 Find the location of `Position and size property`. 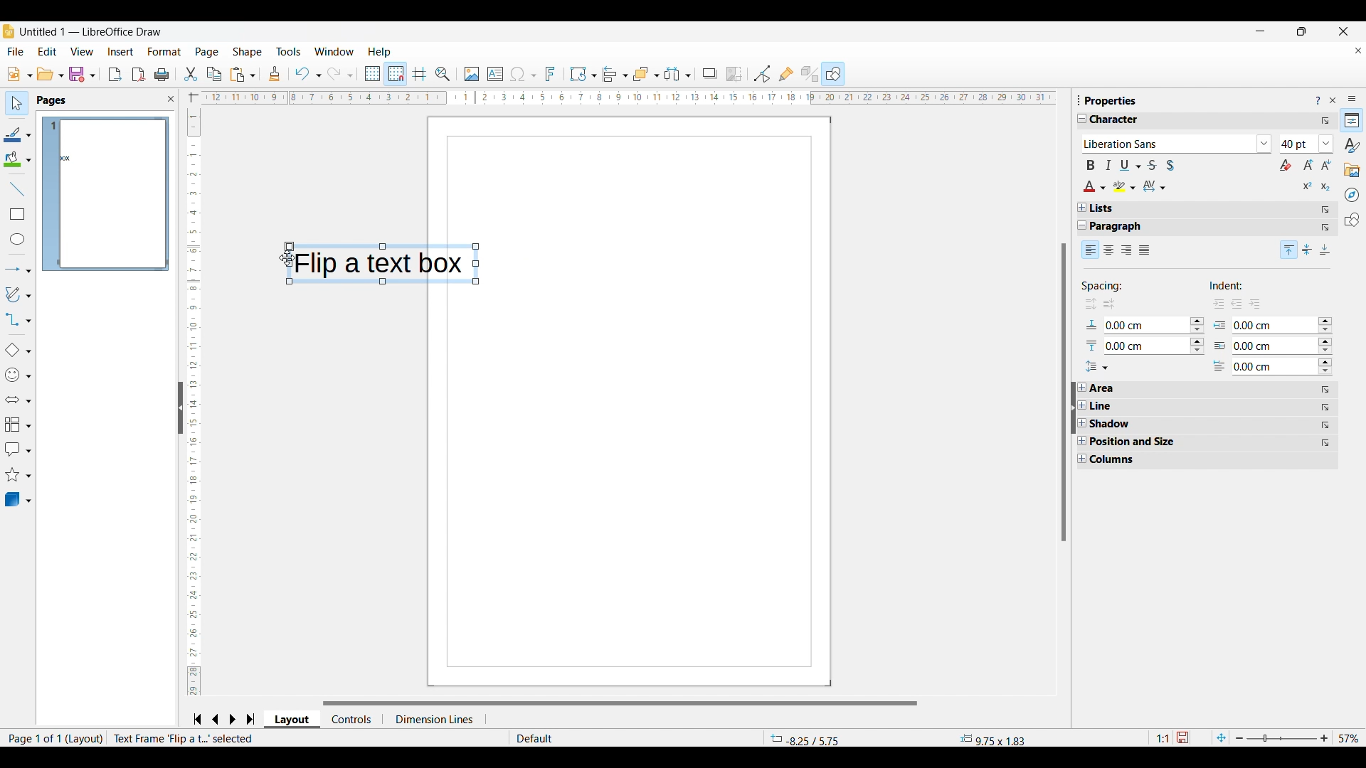

Position and size property is located at coordinates (1139, 442).